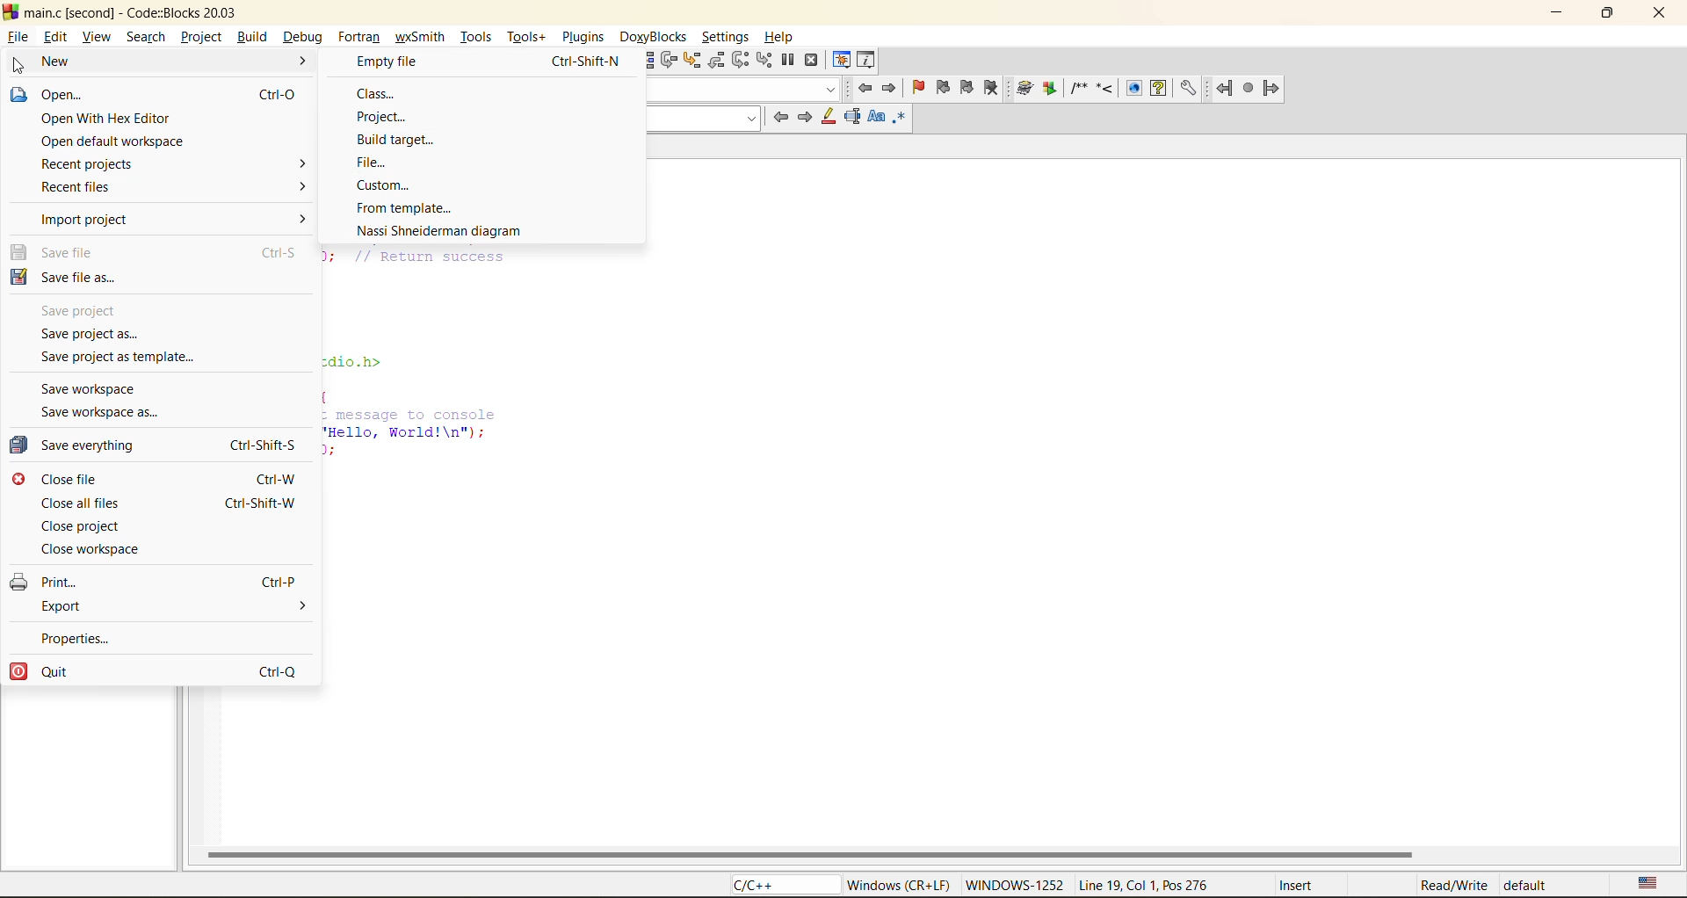  Describe the element at coordinates (261, 445) in the screenshot. I see `Ctrl-Shift-S.` at that location.